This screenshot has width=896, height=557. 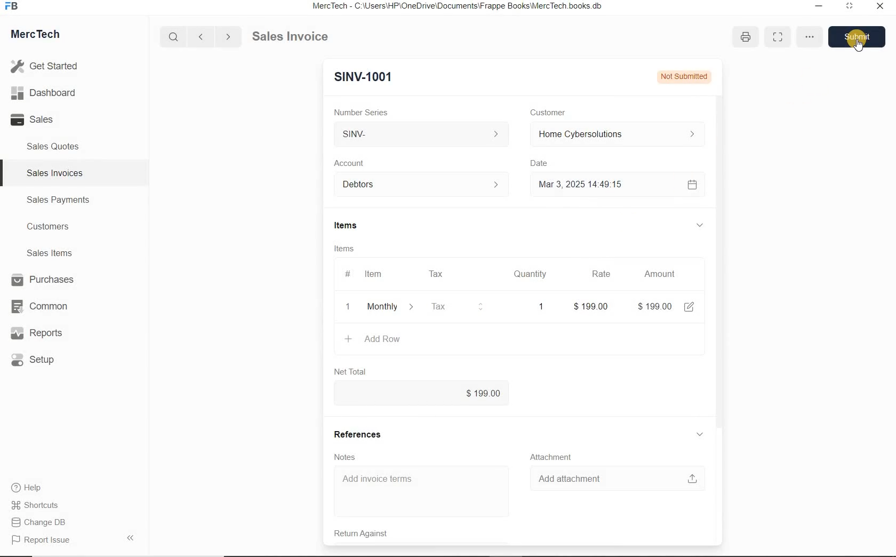 I want to click on Hide Sidebar, so click(x=130, y=537).